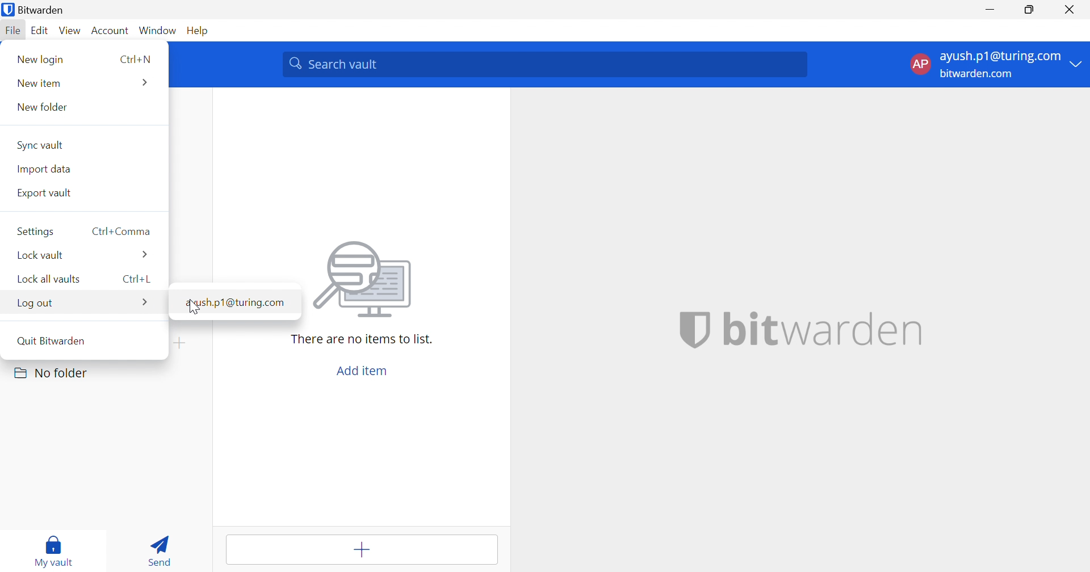  What do you see at coordinates (134, 60) in the screenshot?
I see `Ctrl+N` at bounding box center [134, 60].